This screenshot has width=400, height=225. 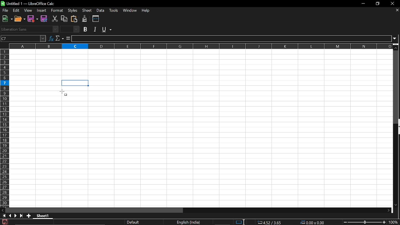 I want to click on Language, so click(x=188, y=222).